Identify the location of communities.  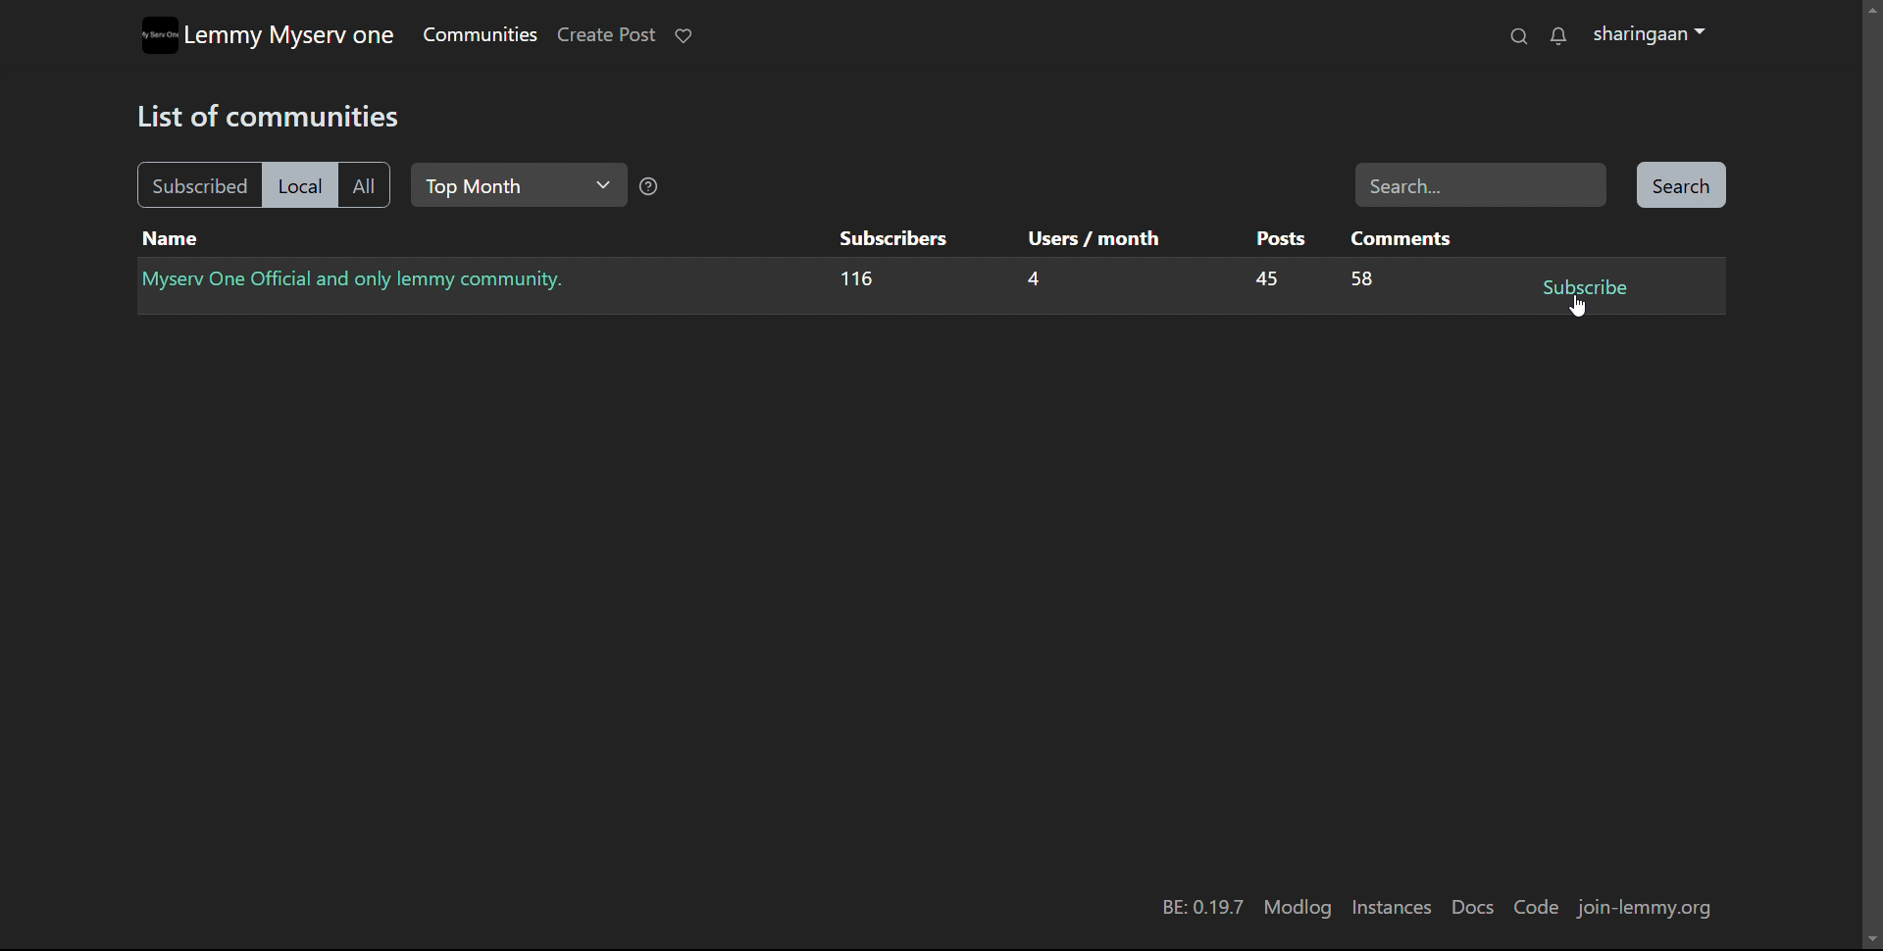
(479, 34).